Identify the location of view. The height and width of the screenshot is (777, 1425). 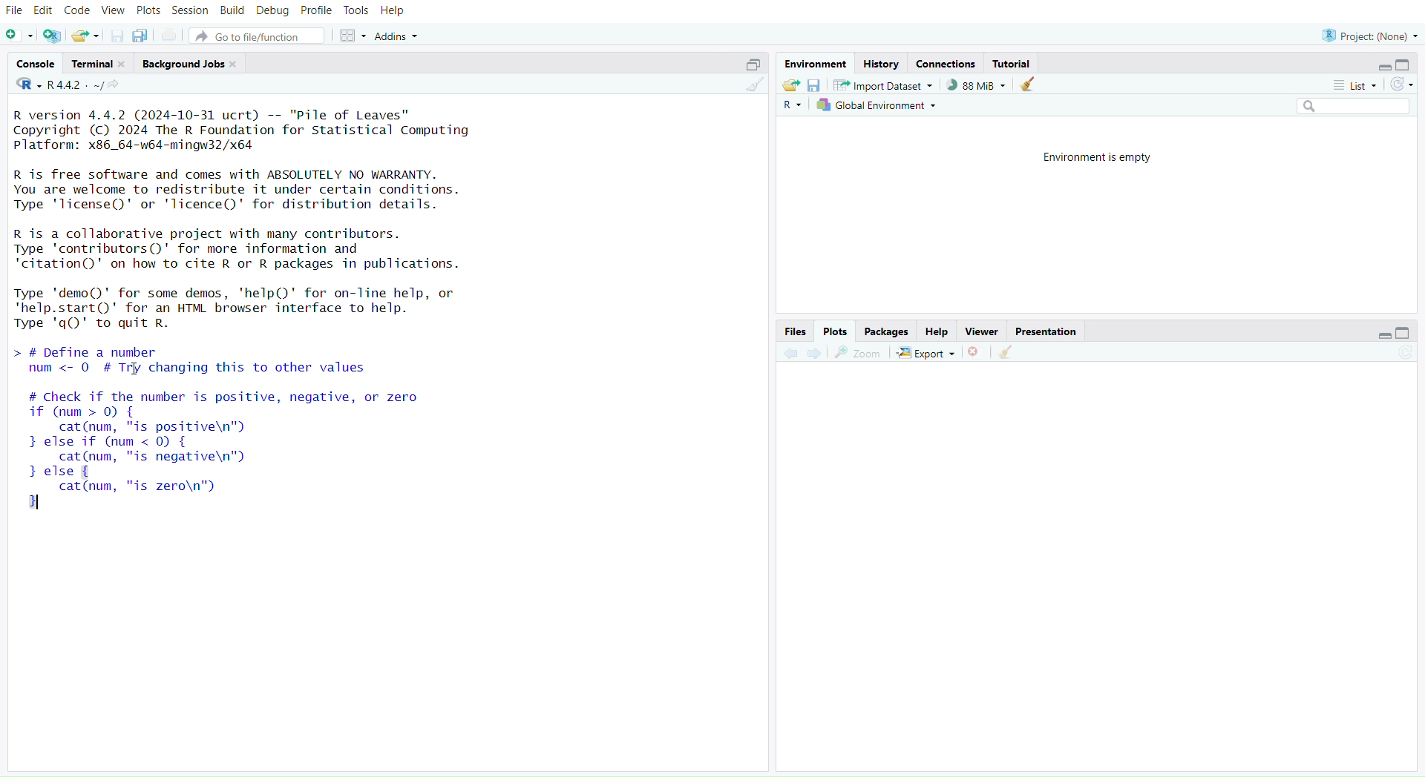
(114, 11).